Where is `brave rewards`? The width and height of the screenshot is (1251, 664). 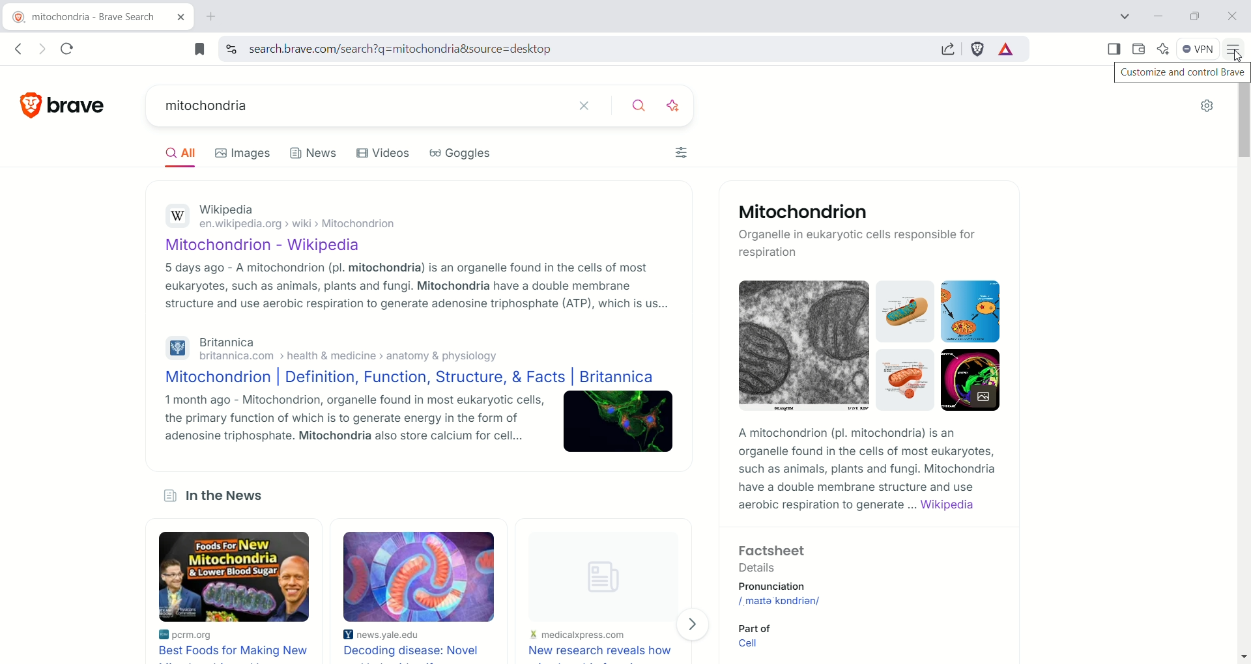 brave rewards is located at coordinates (1009, 51).